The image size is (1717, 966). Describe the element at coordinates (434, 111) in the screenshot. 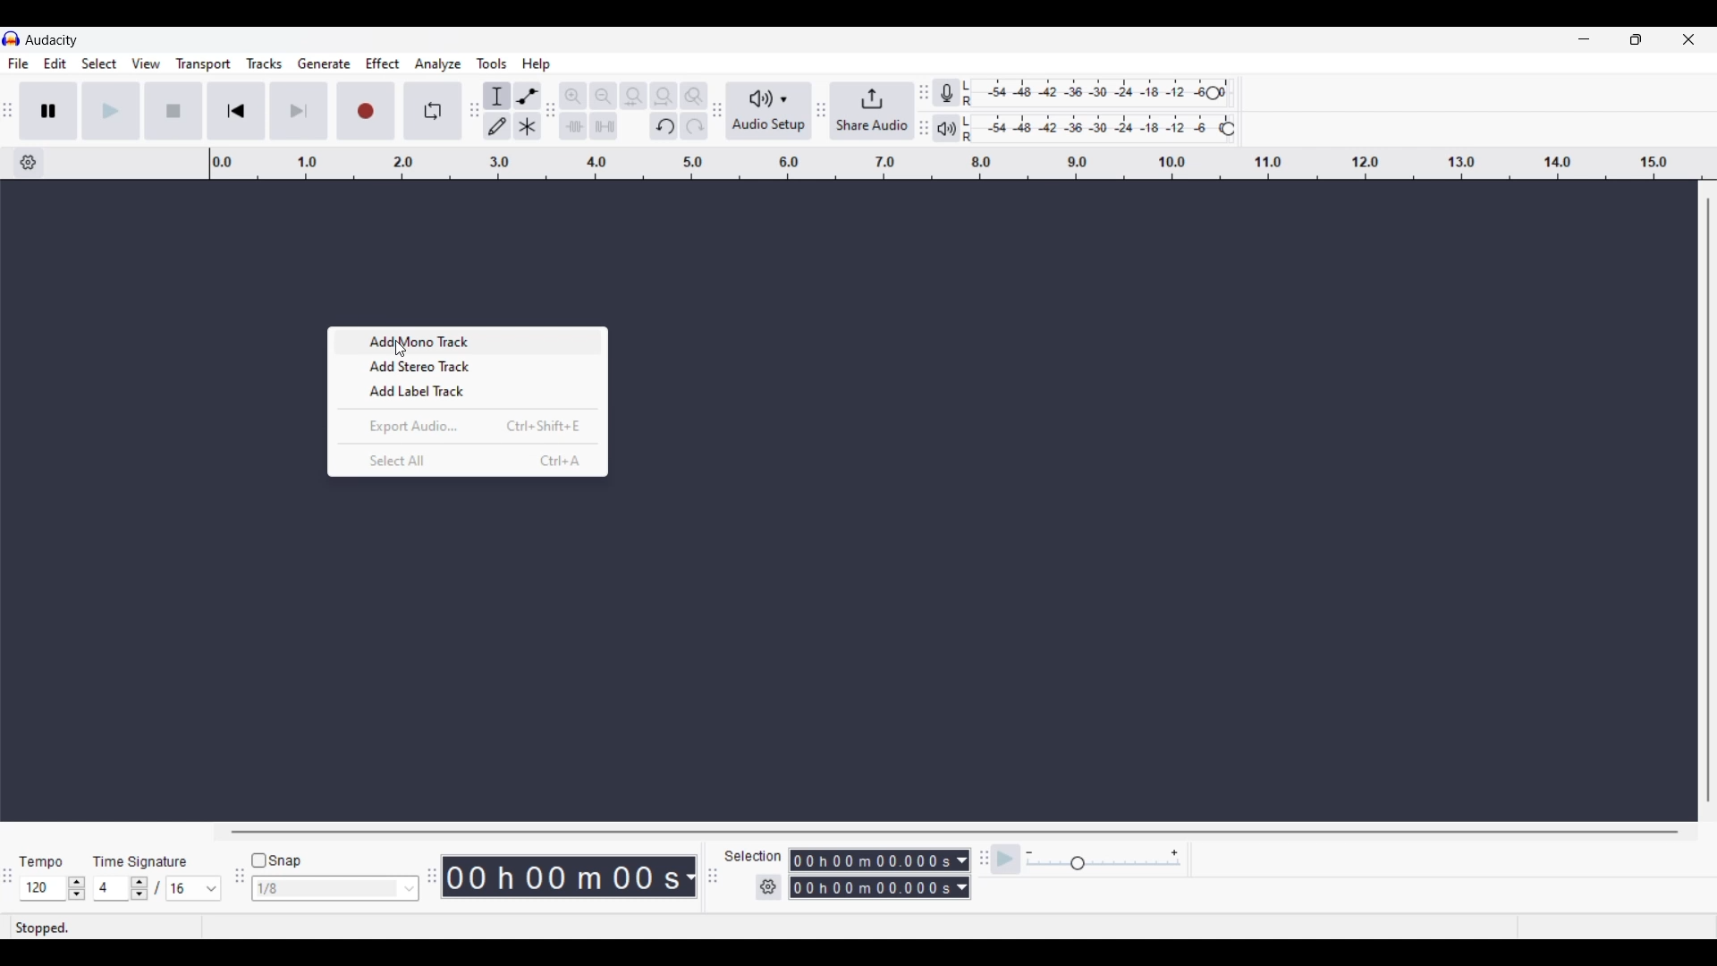

I see `Enable looping` at that location.